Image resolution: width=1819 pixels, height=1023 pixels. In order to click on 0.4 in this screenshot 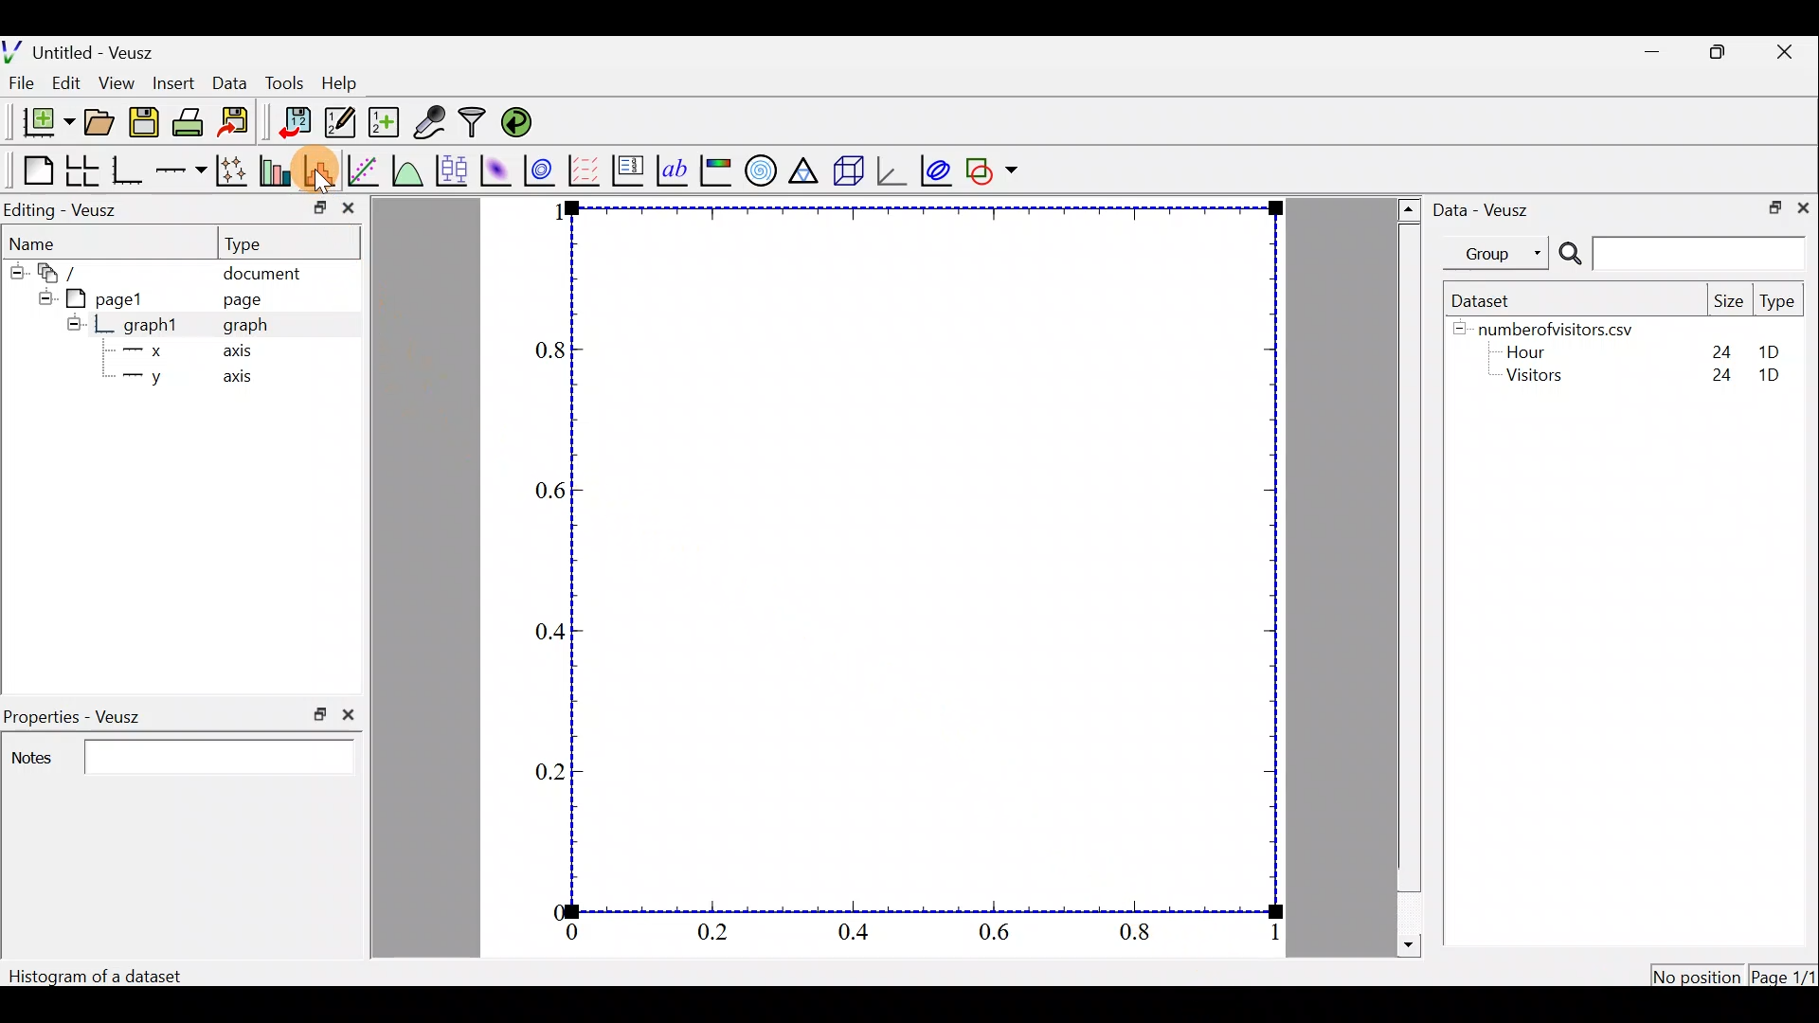, I will do `click(860, 933)`.